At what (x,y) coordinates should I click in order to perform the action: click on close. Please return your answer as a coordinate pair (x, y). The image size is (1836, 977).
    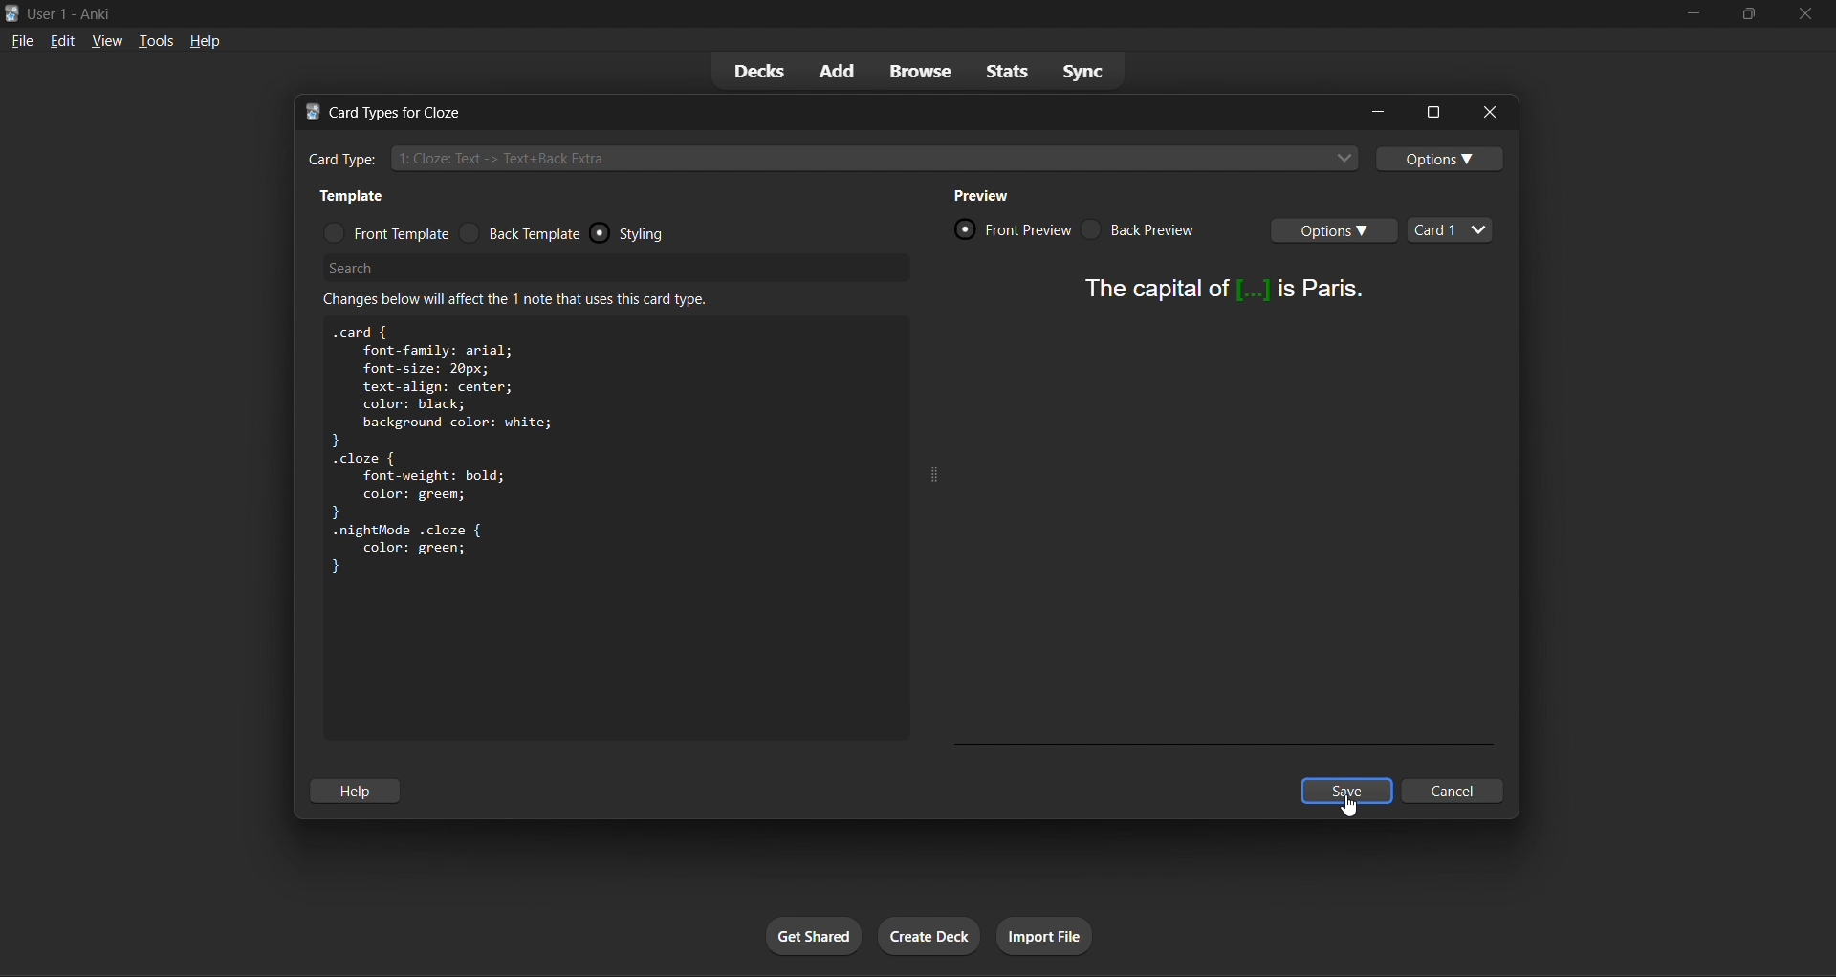
    Looking at the image, I should click on (1481, 112).